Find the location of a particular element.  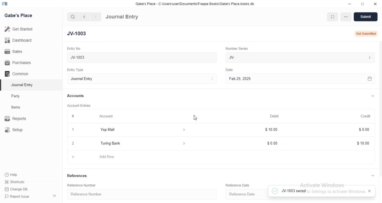

Credit is located at coordinates (363, 116).